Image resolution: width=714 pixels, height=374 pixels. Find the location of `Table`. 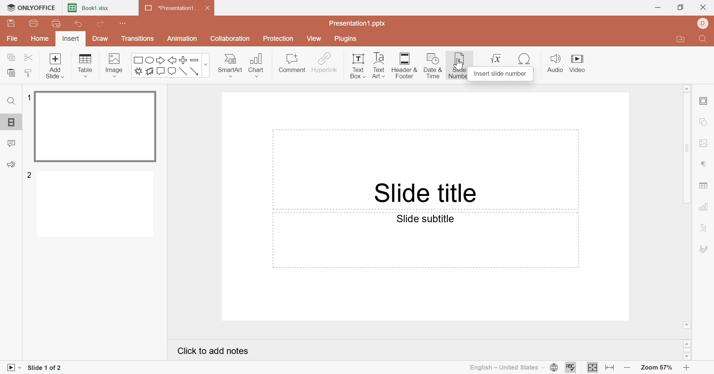

Table is located at coordinates (86, 66).